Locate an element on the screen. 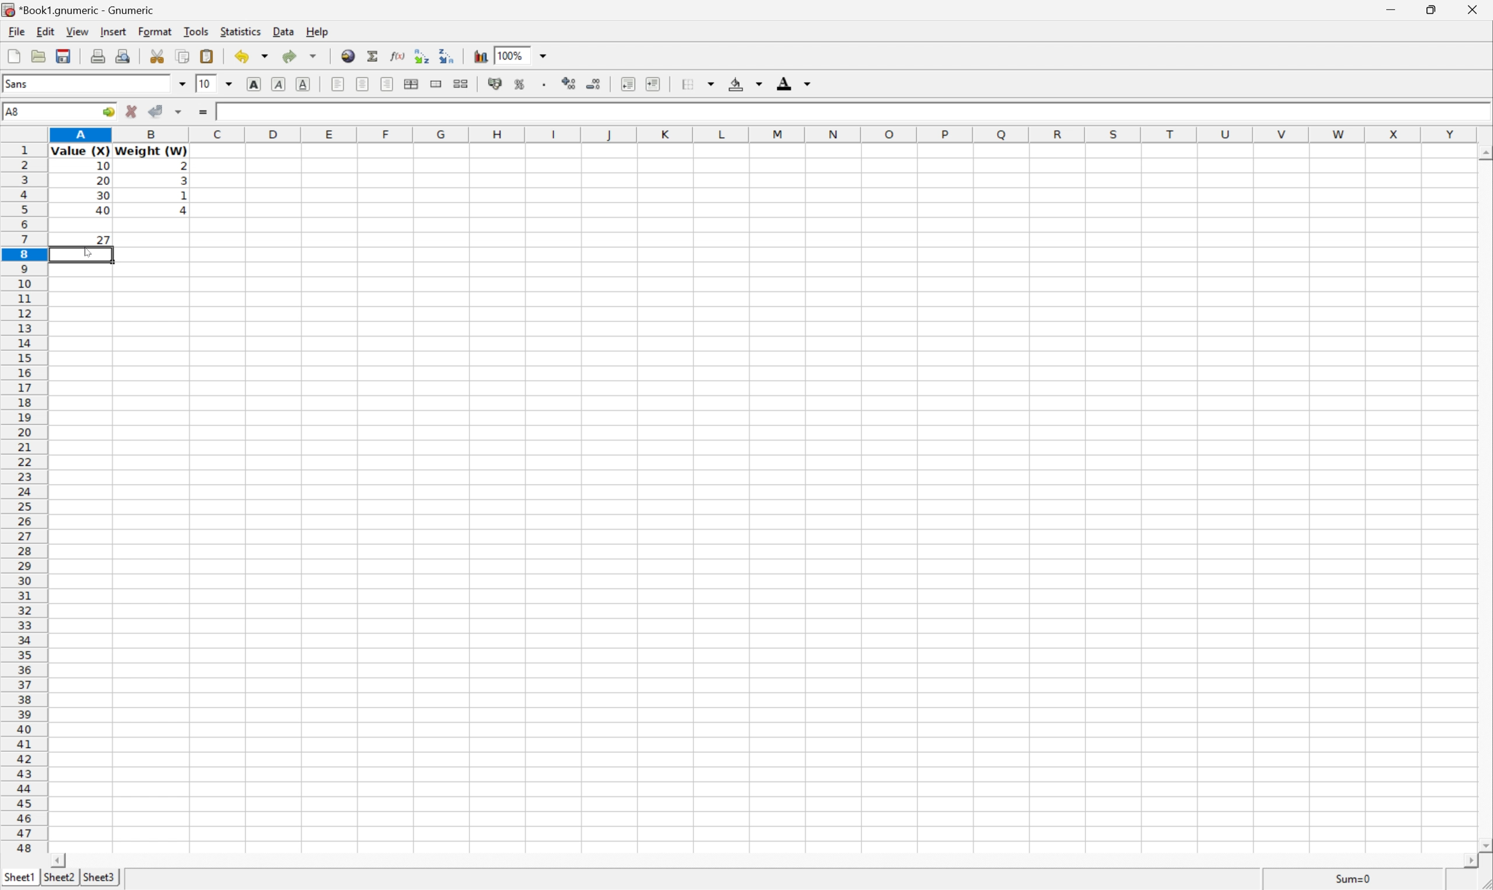 The image size is (1493, 890). Drop Down is located at coordinates (545, 56).